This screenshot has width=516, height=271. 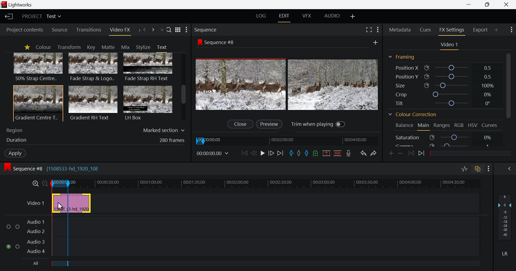 What do you see at coordinates (264, 264) in the screenshot?
I see `All field` at bounding box center [264, 264].